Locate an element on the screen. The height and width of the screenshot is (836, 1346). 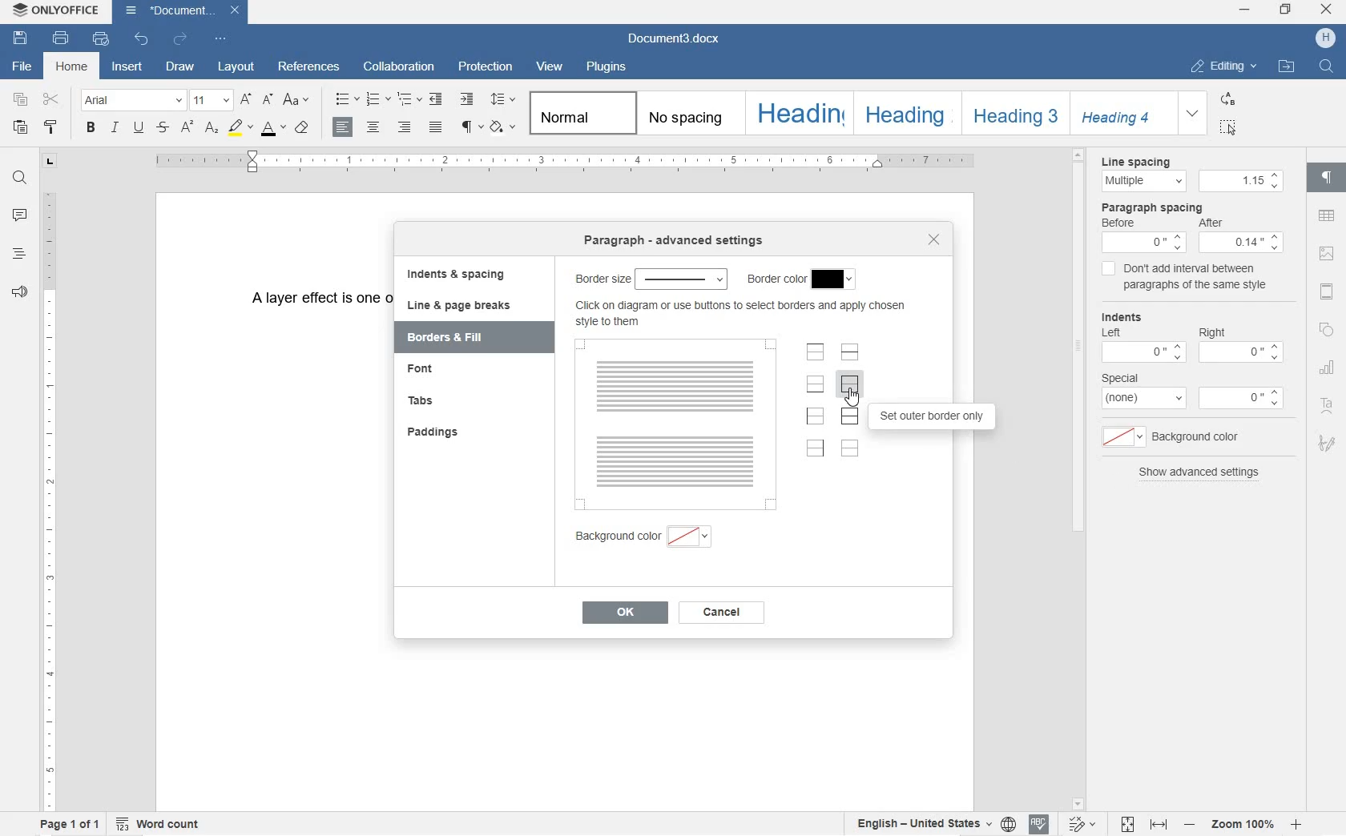
TAB is located at coordinates (50, 163).